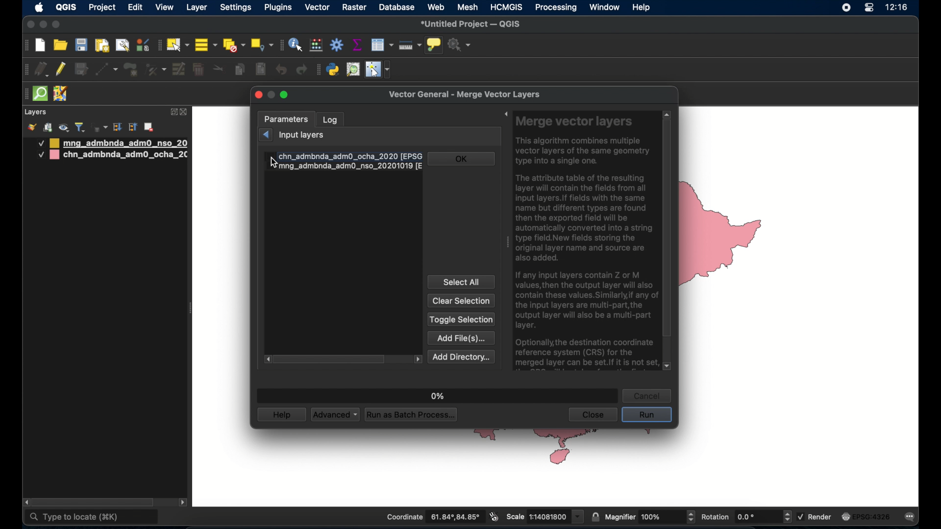  I want to click on project toolbar, so click(25, 46).